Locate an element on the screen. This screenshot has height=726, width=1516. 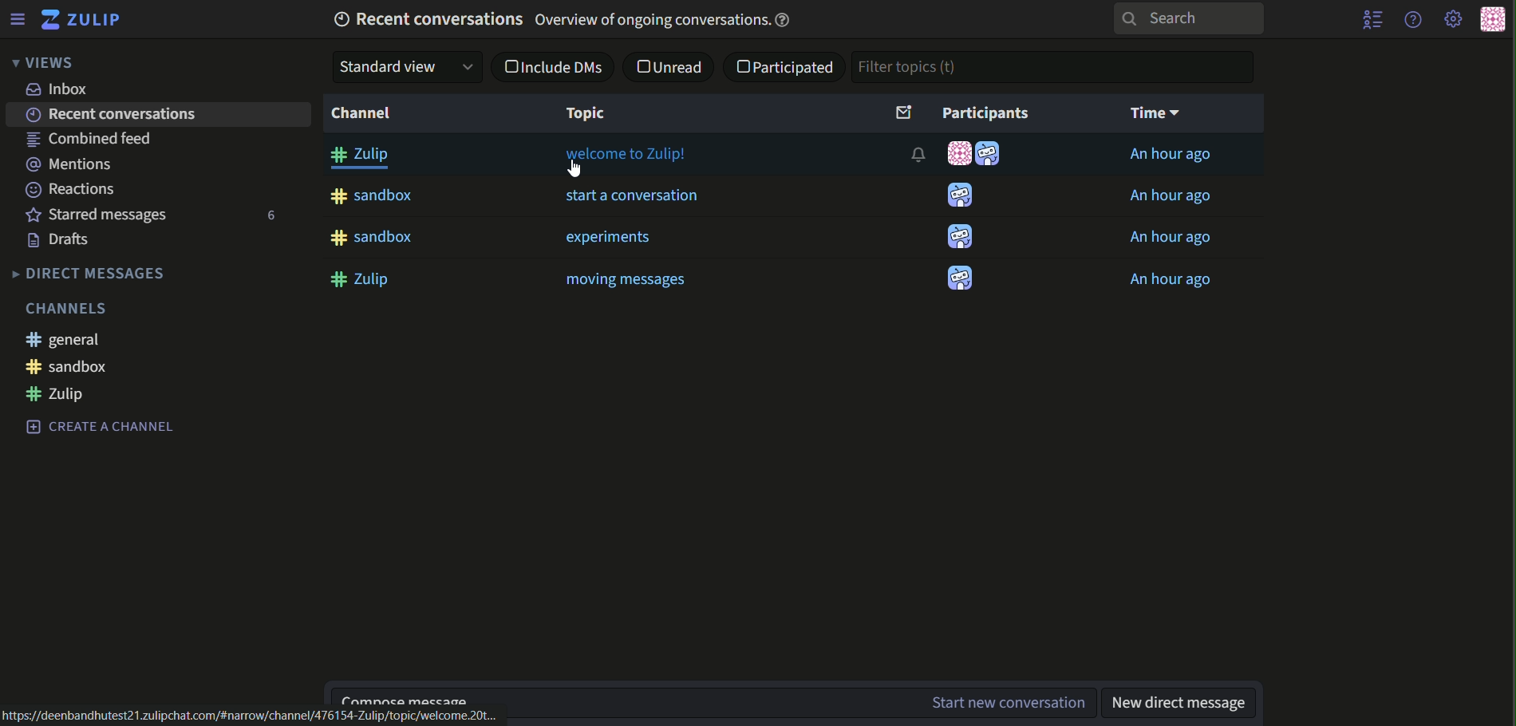
text is located at coordinates (65, 397).